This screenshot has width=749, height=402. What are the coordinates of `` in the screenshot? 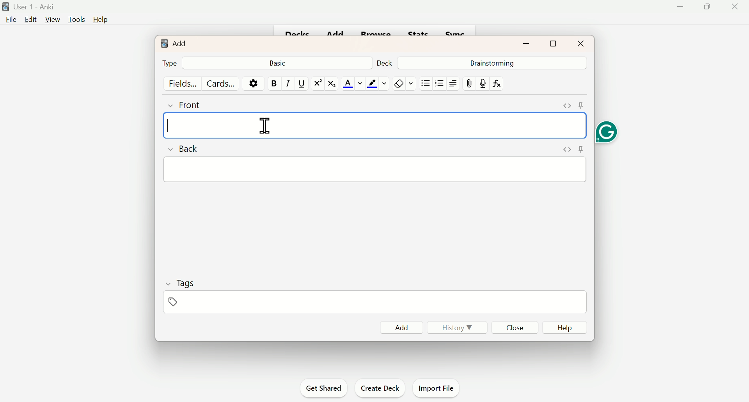 It's located at (318, 83).